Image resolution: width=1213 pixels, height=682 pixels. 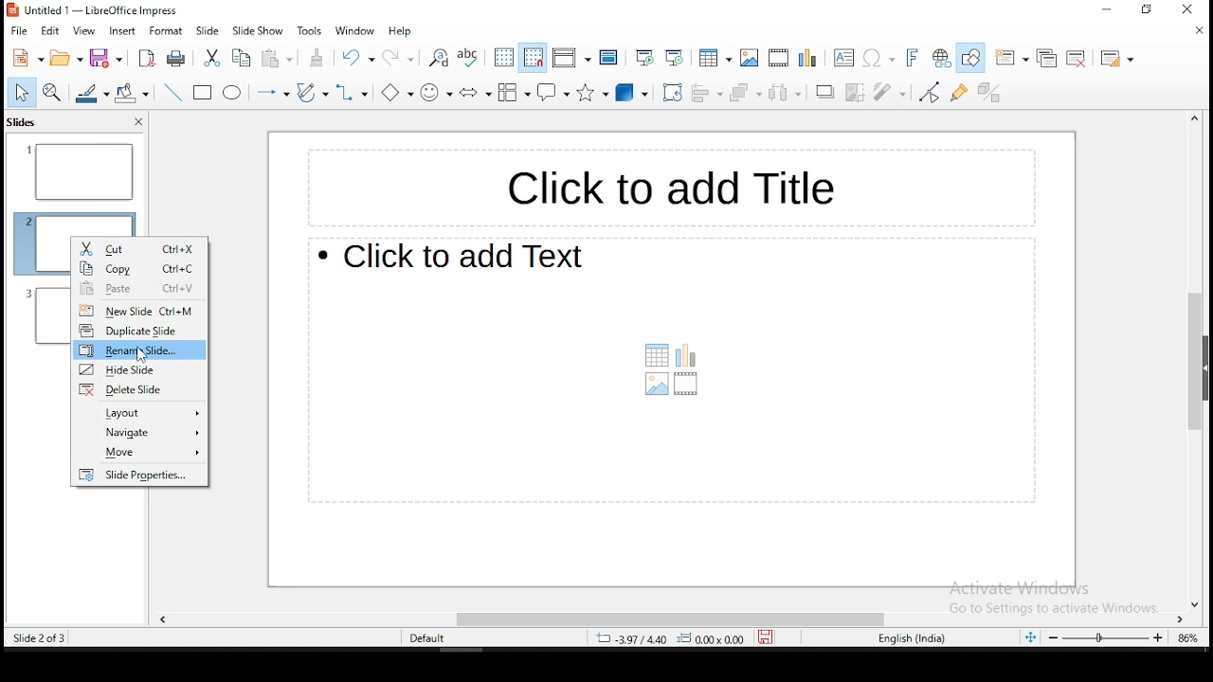 What do you see at coordinates (398, 31) in the screenshot?
I see `help` at bounding box center [398, 31].